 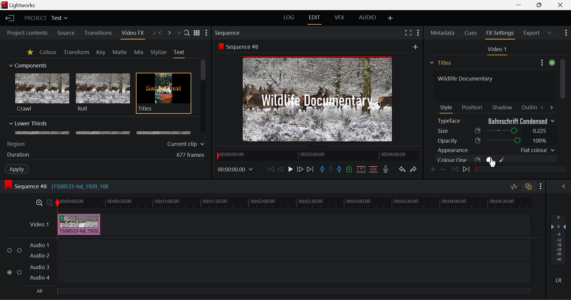 I want to click on Apply, so click(x=18, y=169).